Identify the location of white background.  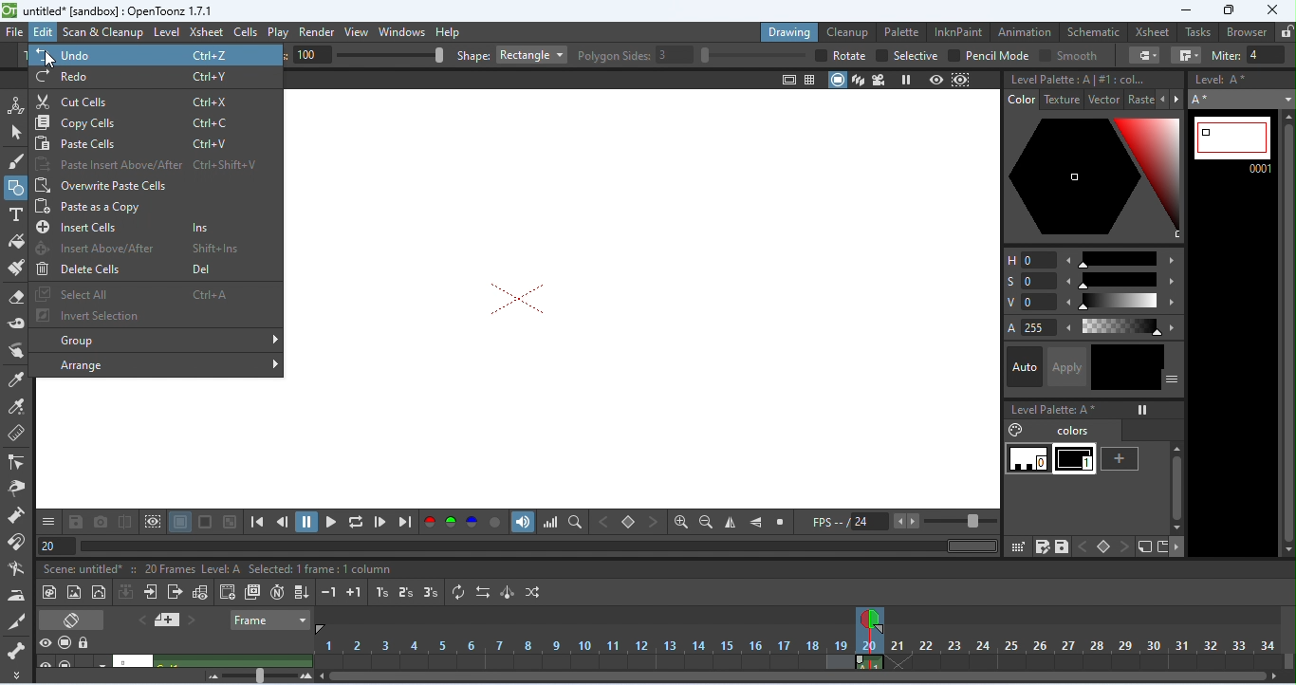
(179, 522).